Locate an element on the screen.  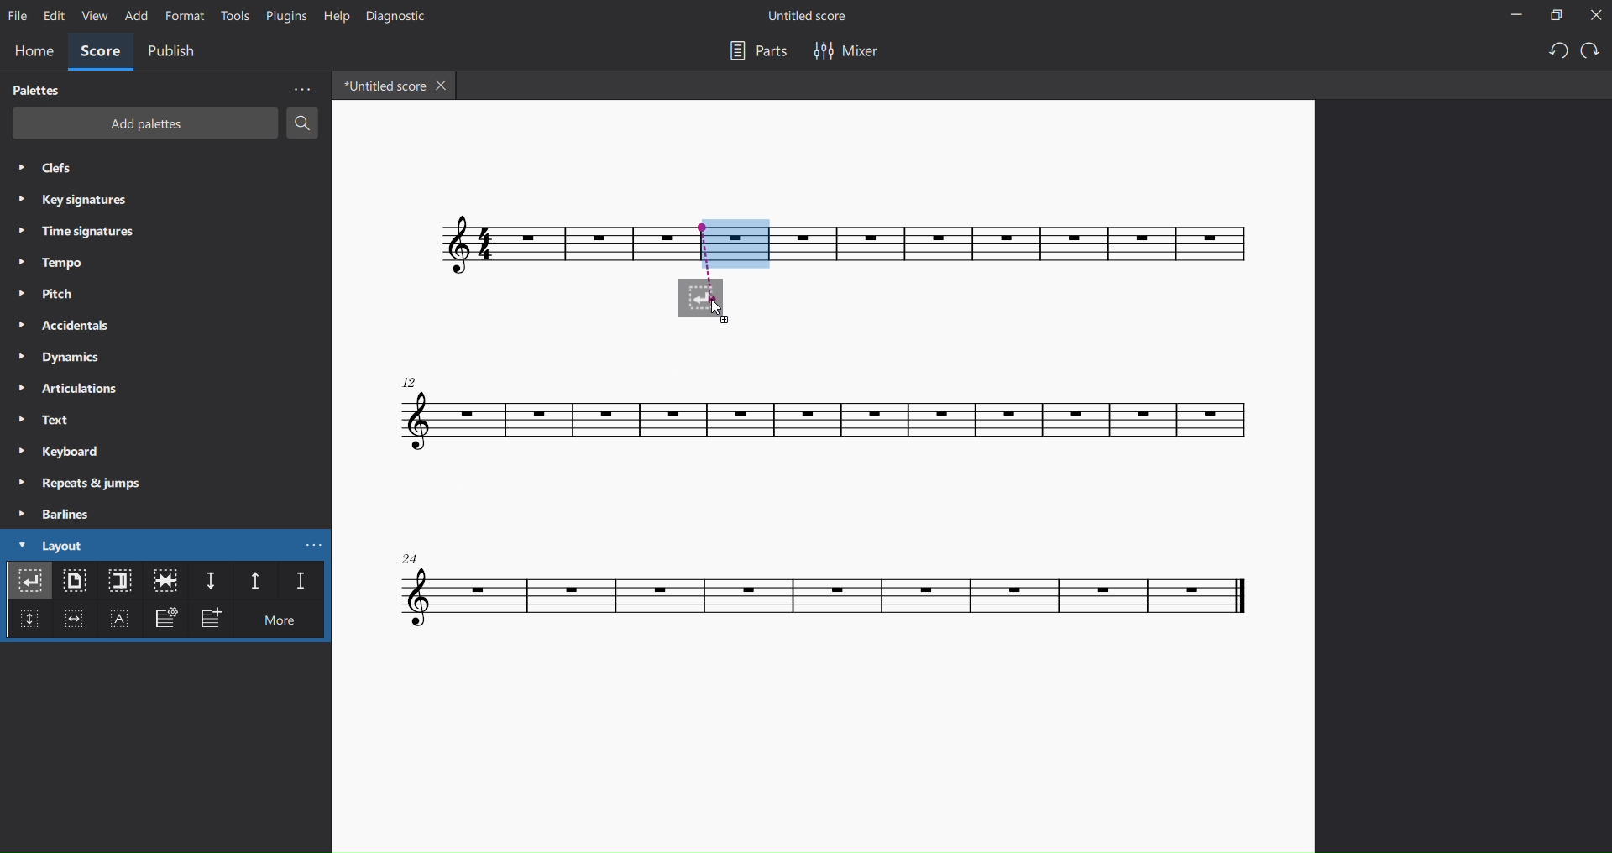
add is located at coordinates (135, 17).